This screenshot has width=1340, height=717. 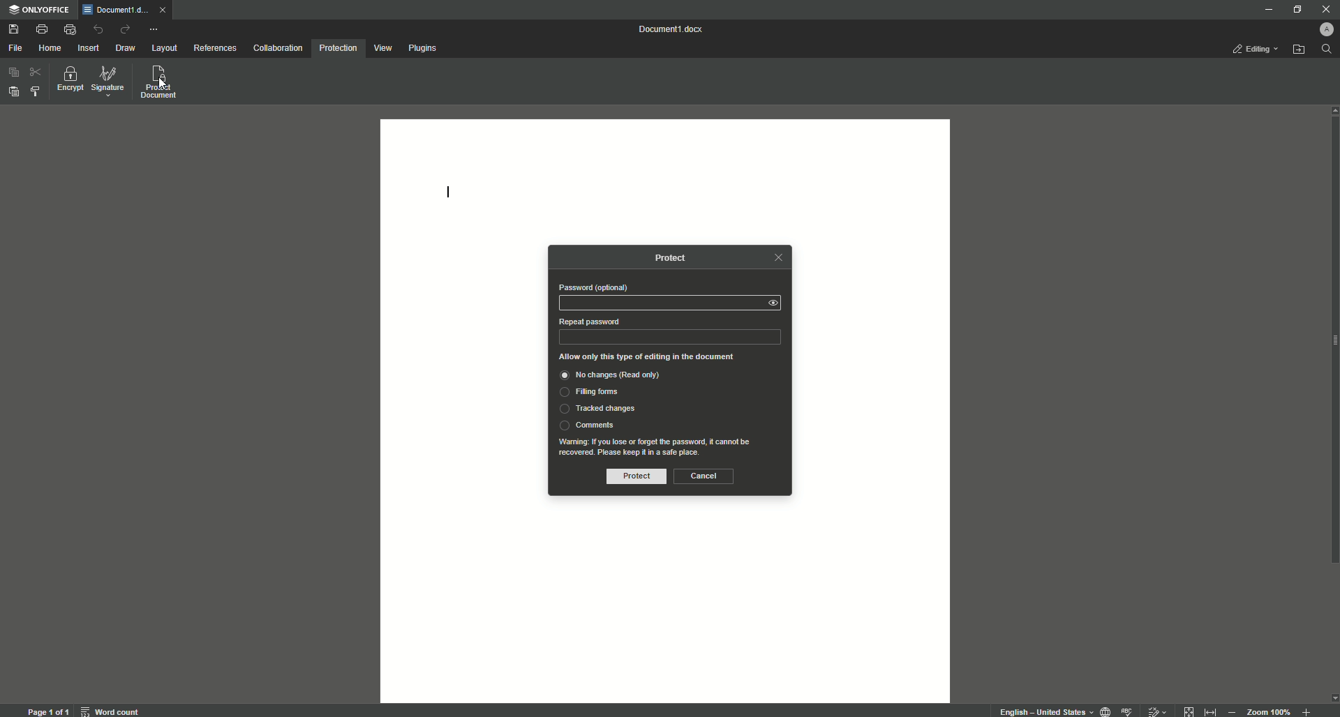 What do you see at coordinates (15, 48) in the screenshot?
I see `File` at bounding box center [15, 48].